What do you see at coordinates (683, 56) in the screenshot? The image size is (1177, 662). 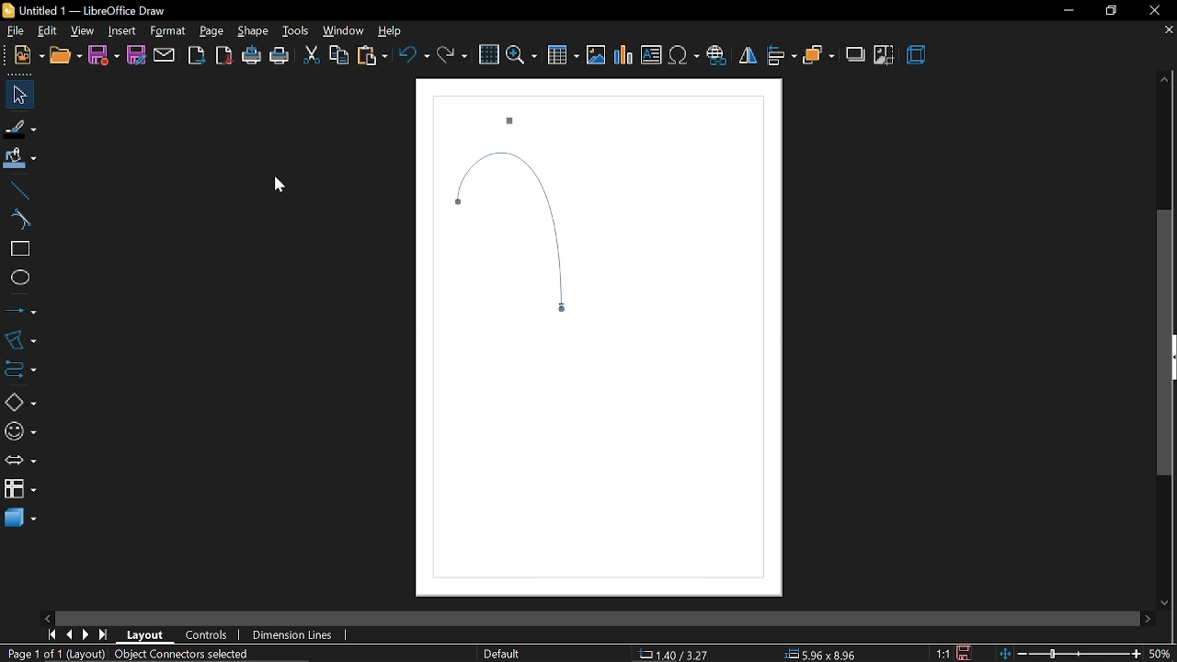 I see `Insert symbol` at bounding box center [683, 56].